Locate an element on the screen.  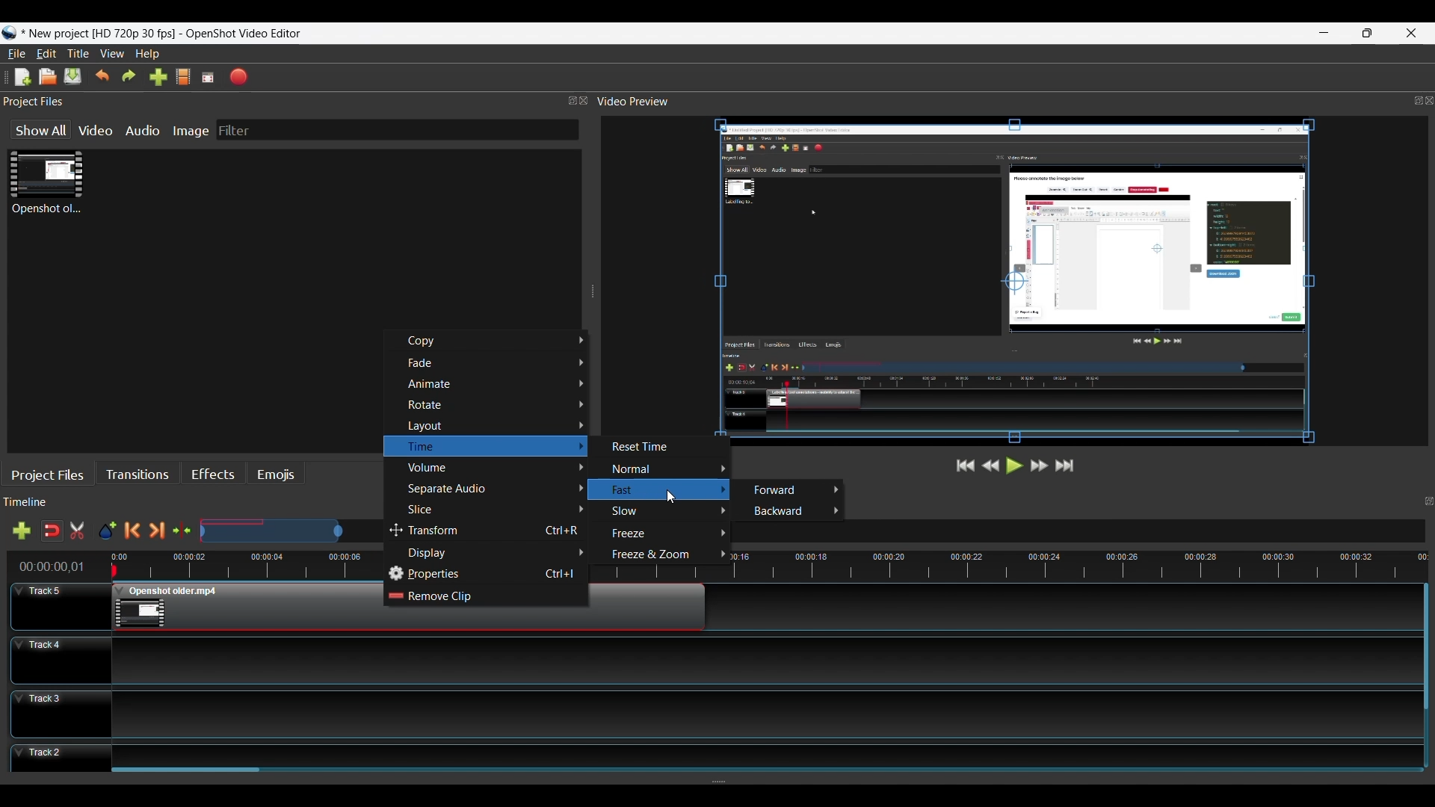
Slice is located at coordinates (494, 510).